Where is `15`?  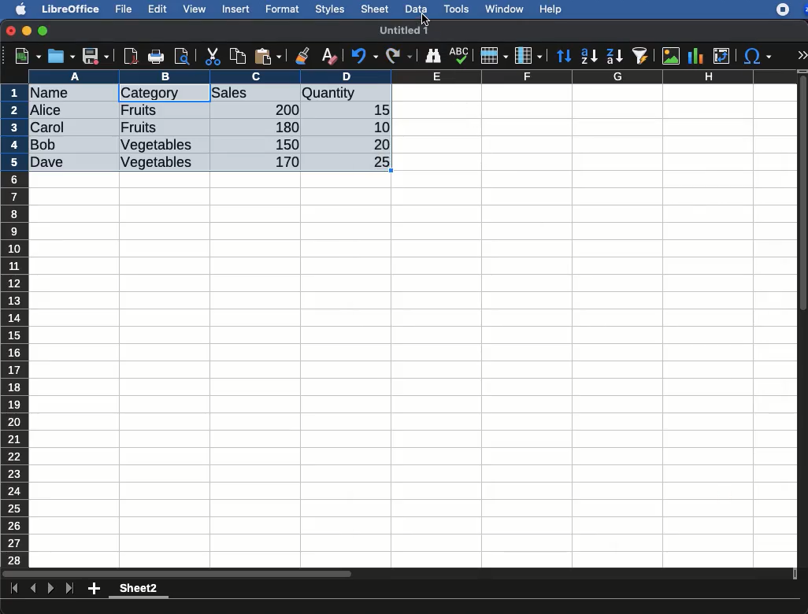
15 is located at coordinates (377, 110).